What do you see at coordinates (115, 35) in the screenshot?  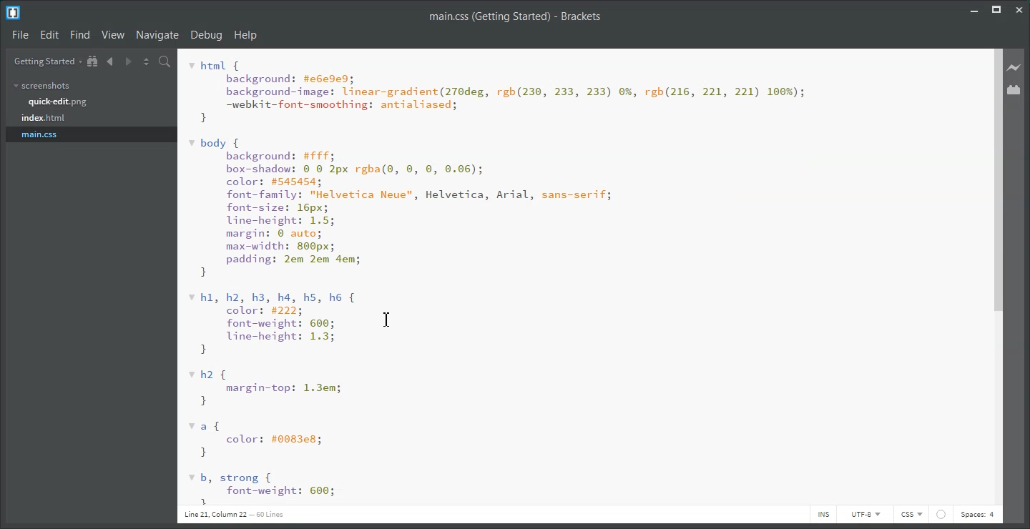 I see `View` at bounding box center [115, 35].